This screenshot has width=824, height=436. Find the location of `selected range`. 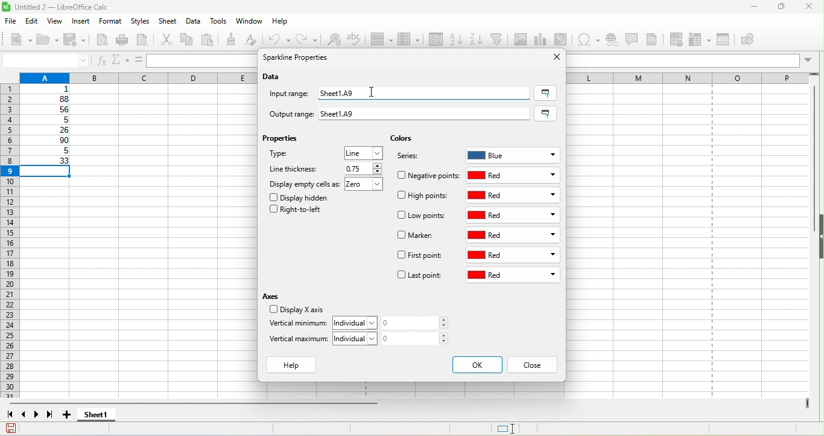

selected range is located at coordinates (545, 93).